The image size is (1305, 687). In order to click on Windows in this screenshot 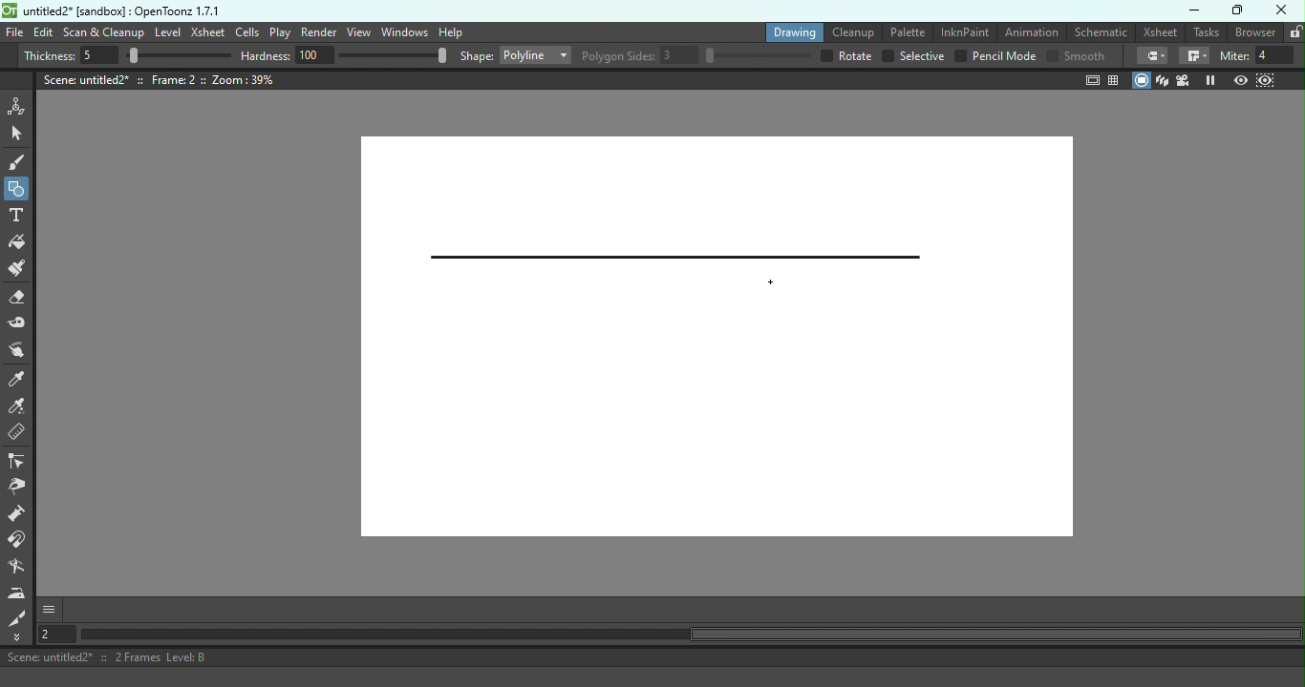, I will do `click(403, 32)`.